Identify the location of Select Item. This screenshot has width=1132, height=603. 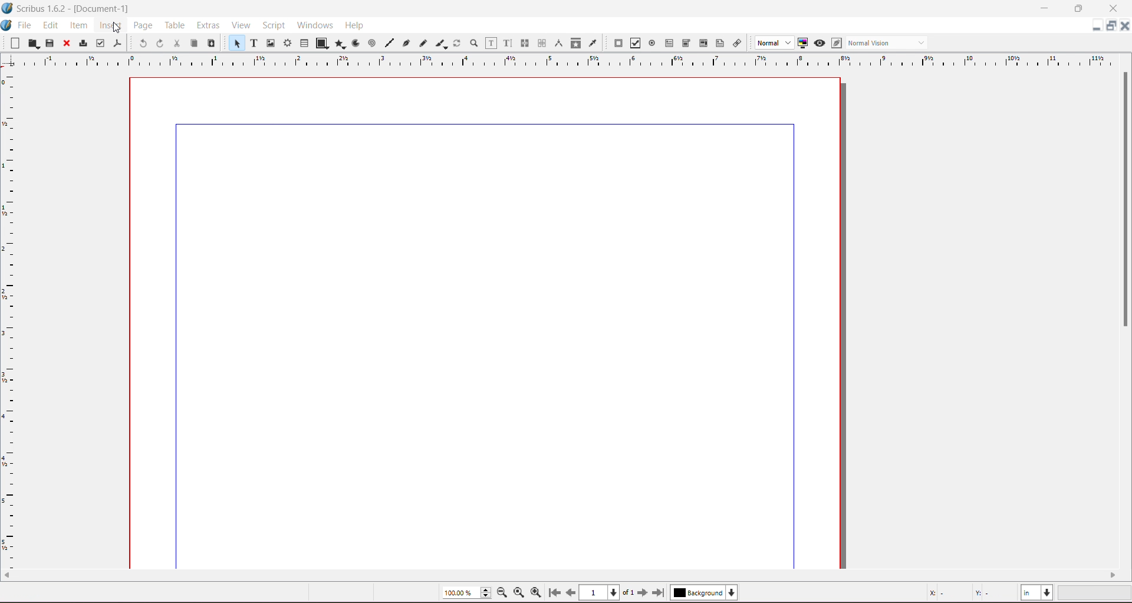
(235, 43).